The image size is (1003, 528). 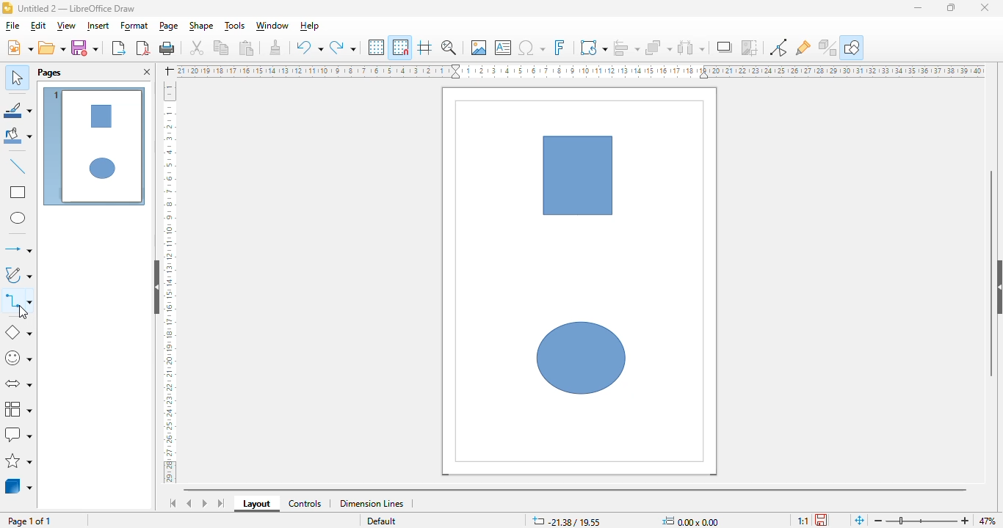 I want to click on paste, so click(x=247, y=48).